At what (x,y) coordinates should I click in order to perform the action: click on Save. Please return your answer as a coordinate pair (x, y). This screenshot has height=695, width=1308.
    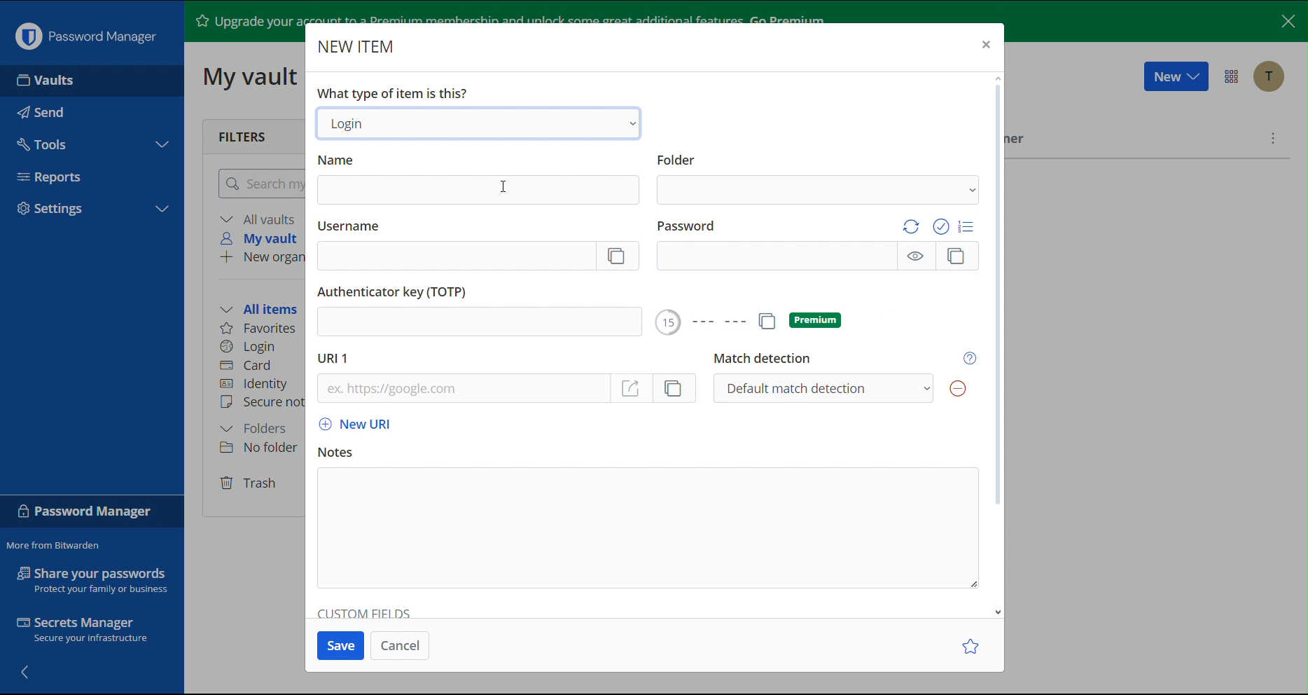
    Looking at the image, I should click on (342, 645).